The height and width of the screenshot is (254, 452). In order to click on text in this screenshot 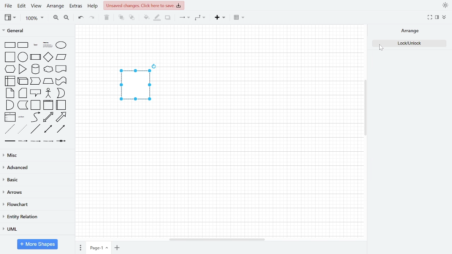, I will do `click(35, 45)`.